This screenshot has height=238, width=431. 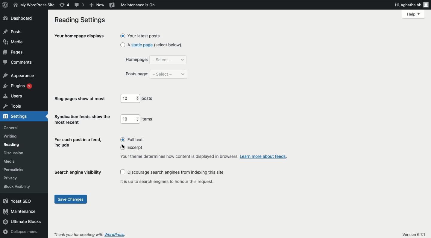 I want to click on media, so click(x=14, y=42).